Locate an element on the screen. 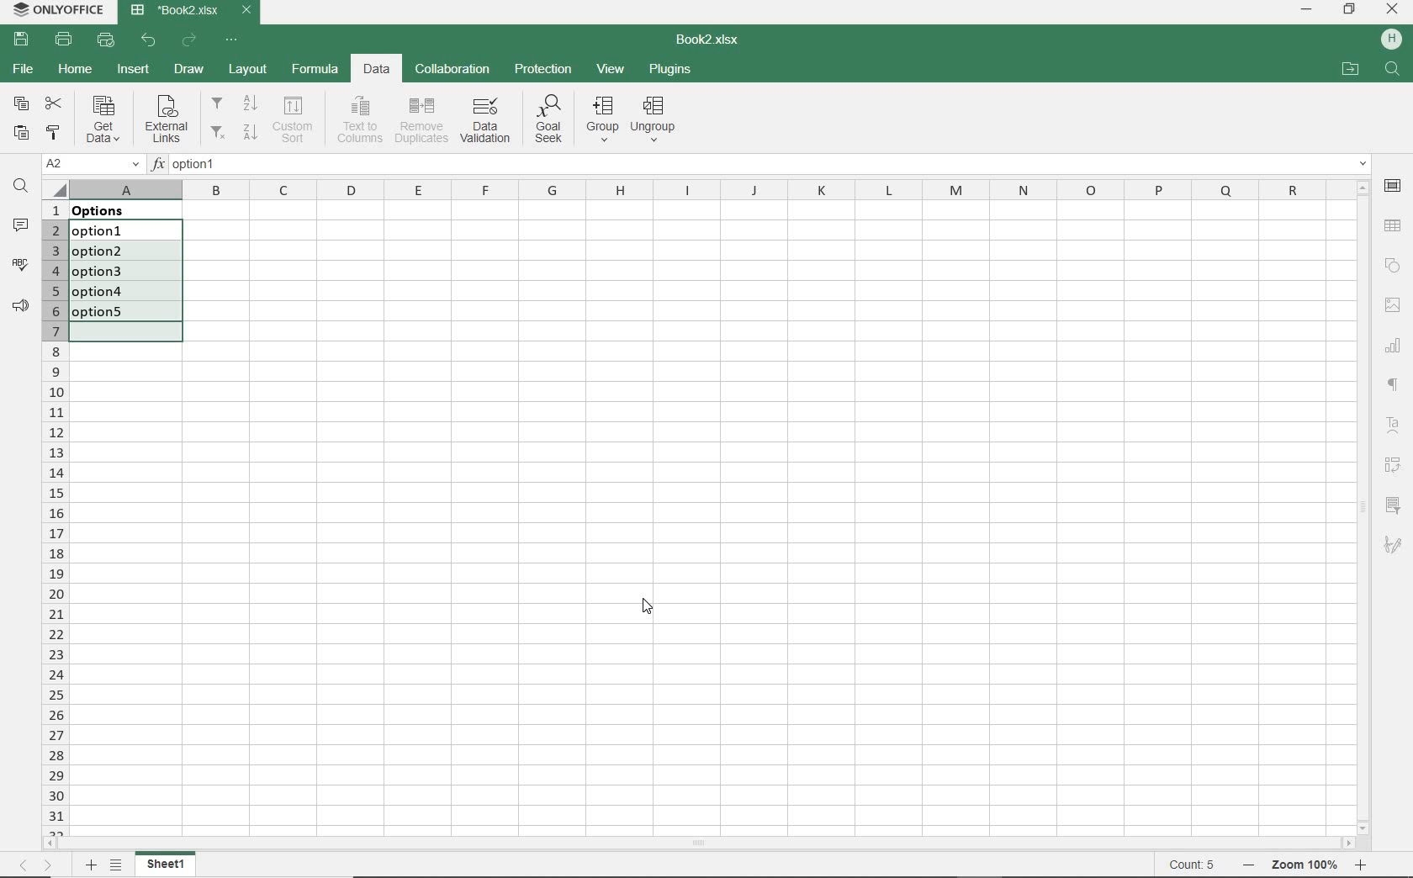 This screenshot has height=878, width=1413. CELL SETTINGS is located at coordinates (1393, 188).